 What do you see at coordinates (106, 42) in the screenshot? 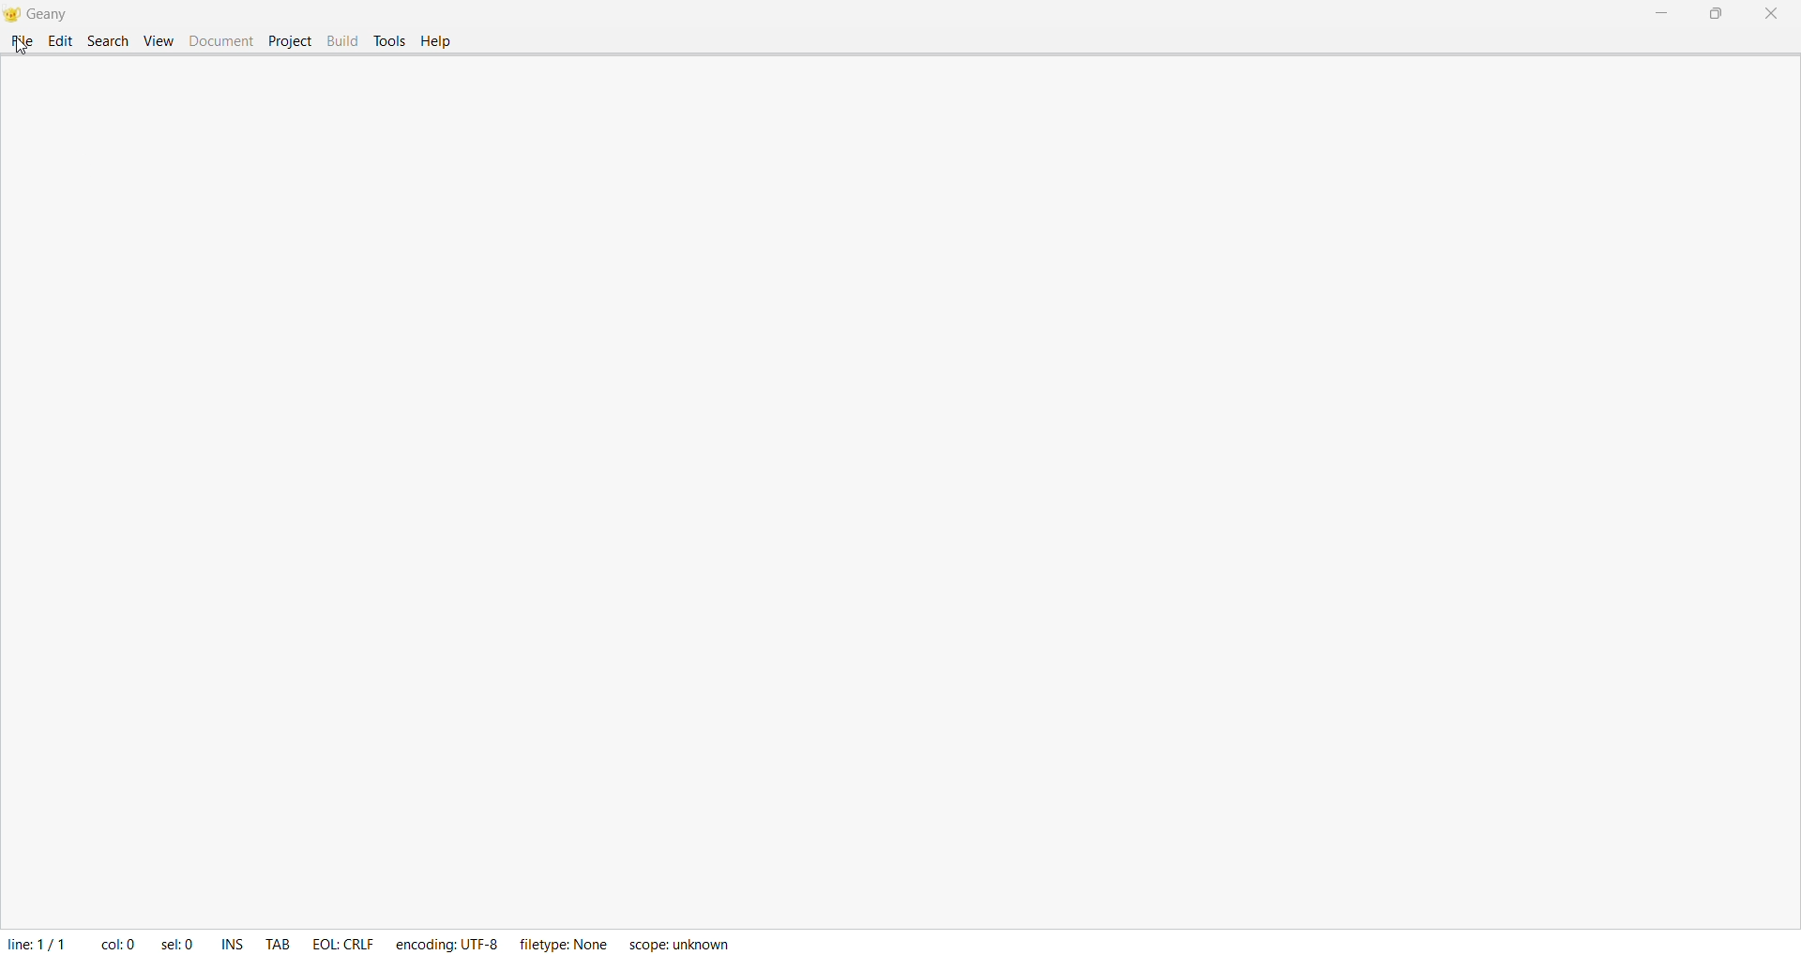
I see `Search` at bounding box center [106, 42].